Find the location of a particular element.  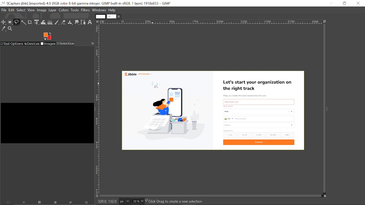

Paint along the selection outline is located at coordinates (87, 203).